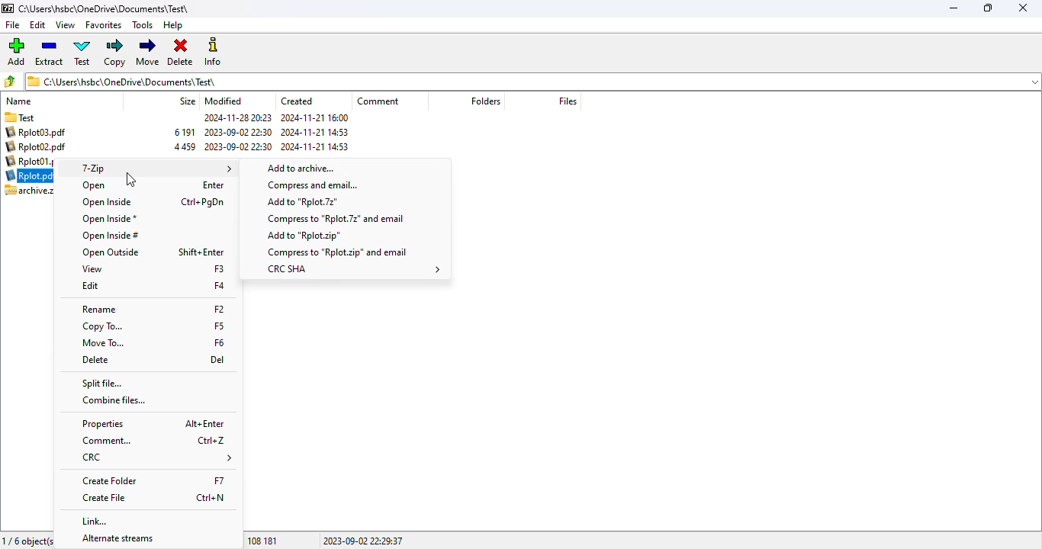 Image resolution: width=1042 pixels, height=549 pixels. I want to click on shortcut for open inside, so click(203, 202).